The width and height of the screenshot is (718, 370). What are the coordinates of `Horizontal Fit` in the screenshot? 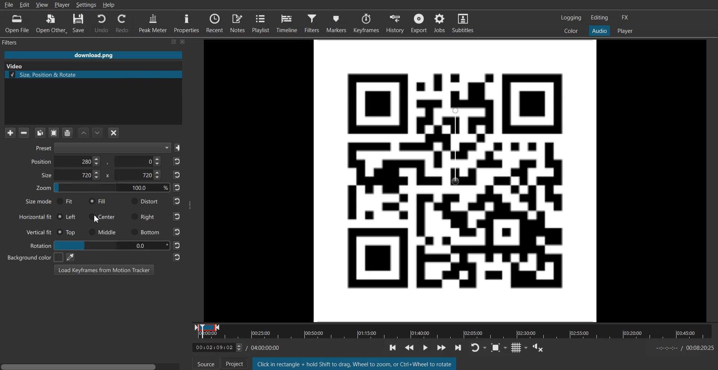 It's located at (35, 217).